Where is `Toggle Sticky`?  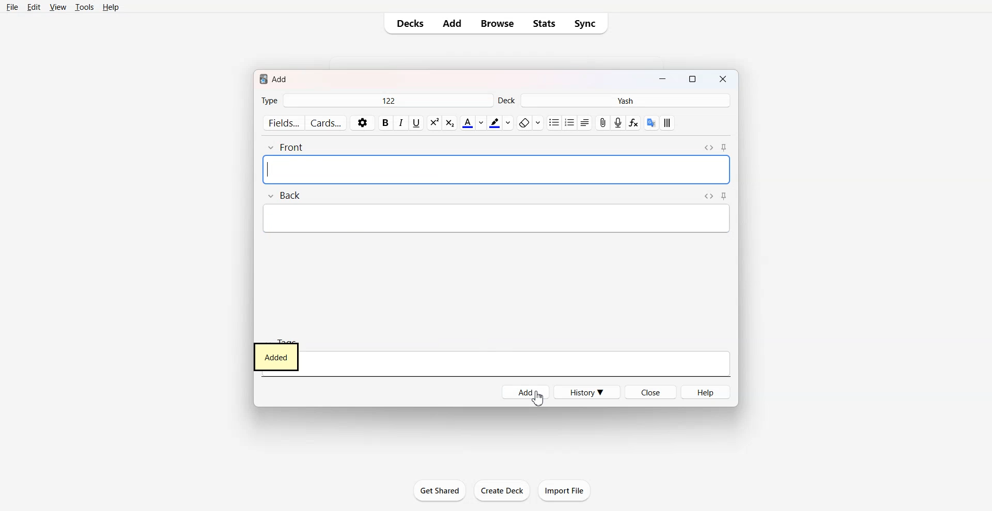 Toggle Sticky is located at coordinates (725, 148).